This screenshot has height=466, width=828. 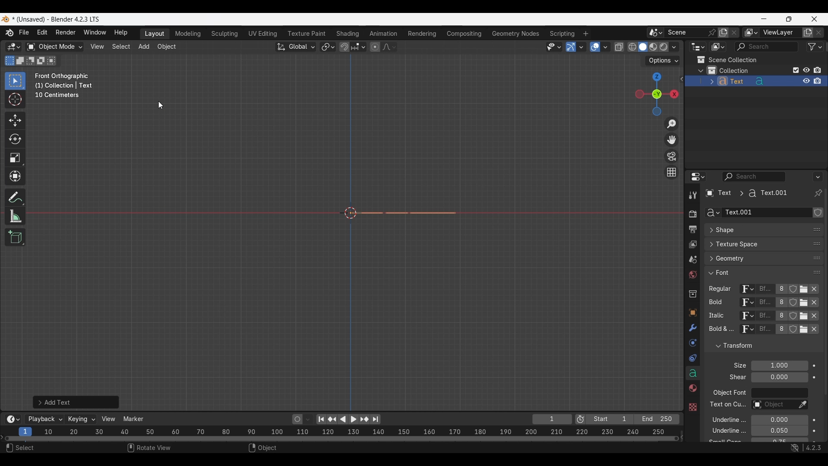 What do you see at coordinates (16, 121) in the screenshot?
I see `Move` at bounding box center [16, 121].